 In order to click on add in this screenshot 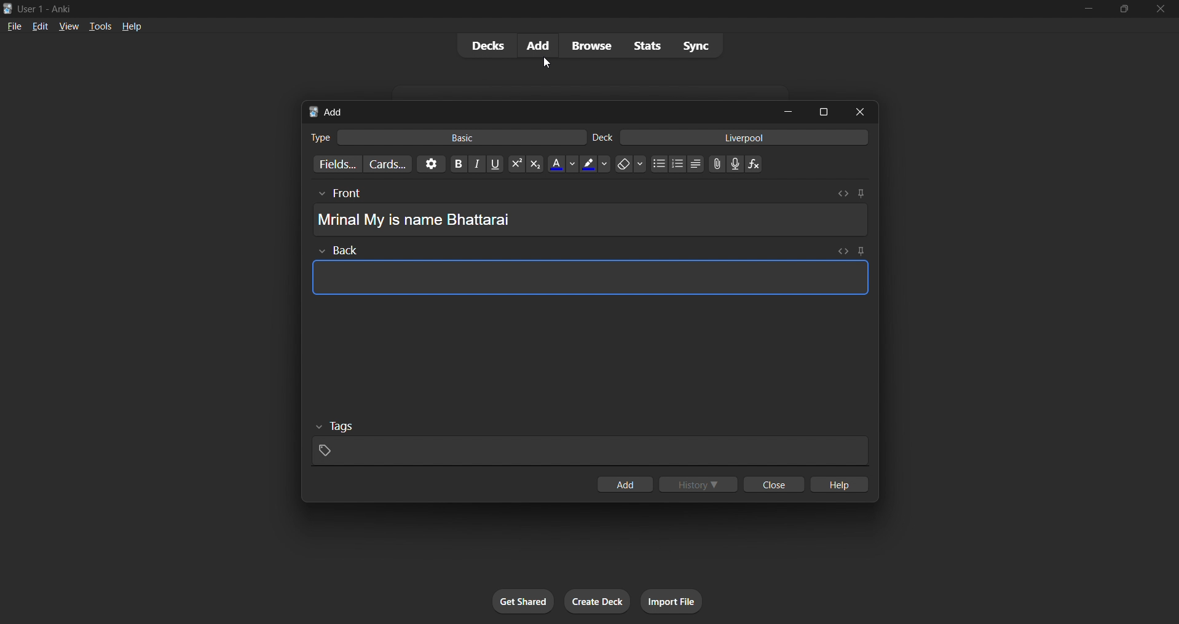, I will do `click(534, 46)`.